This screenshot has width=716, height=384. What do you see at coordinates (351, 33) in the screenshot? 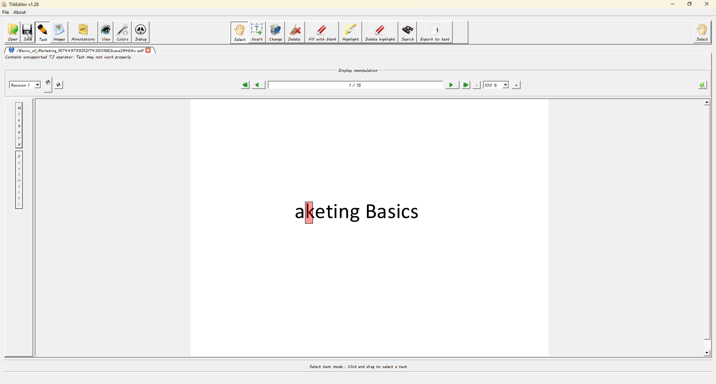
I see `highlight` at bounding box center [351, 33].